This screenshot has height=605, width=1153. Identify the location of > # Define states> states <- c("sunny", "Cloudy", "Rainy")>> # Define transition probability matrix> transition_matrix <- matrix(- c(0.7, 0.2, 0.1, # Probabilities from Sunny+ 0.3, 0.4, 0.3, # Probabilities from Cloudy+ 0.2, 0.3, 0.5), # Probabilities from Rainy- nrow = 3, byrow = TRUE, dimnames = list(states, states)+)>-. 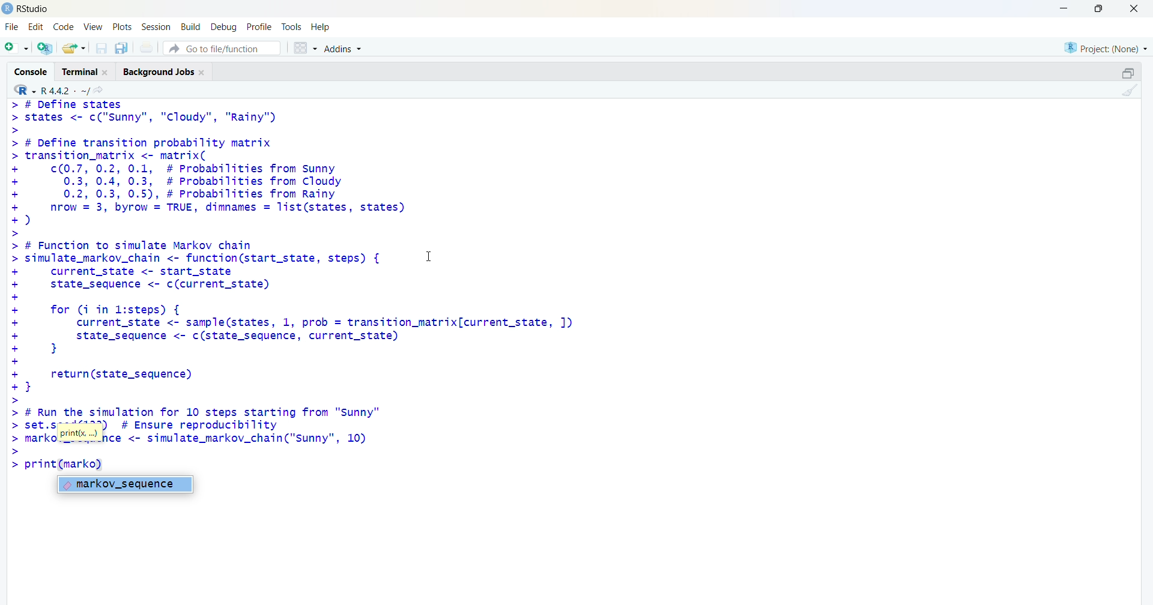
(216, 168).